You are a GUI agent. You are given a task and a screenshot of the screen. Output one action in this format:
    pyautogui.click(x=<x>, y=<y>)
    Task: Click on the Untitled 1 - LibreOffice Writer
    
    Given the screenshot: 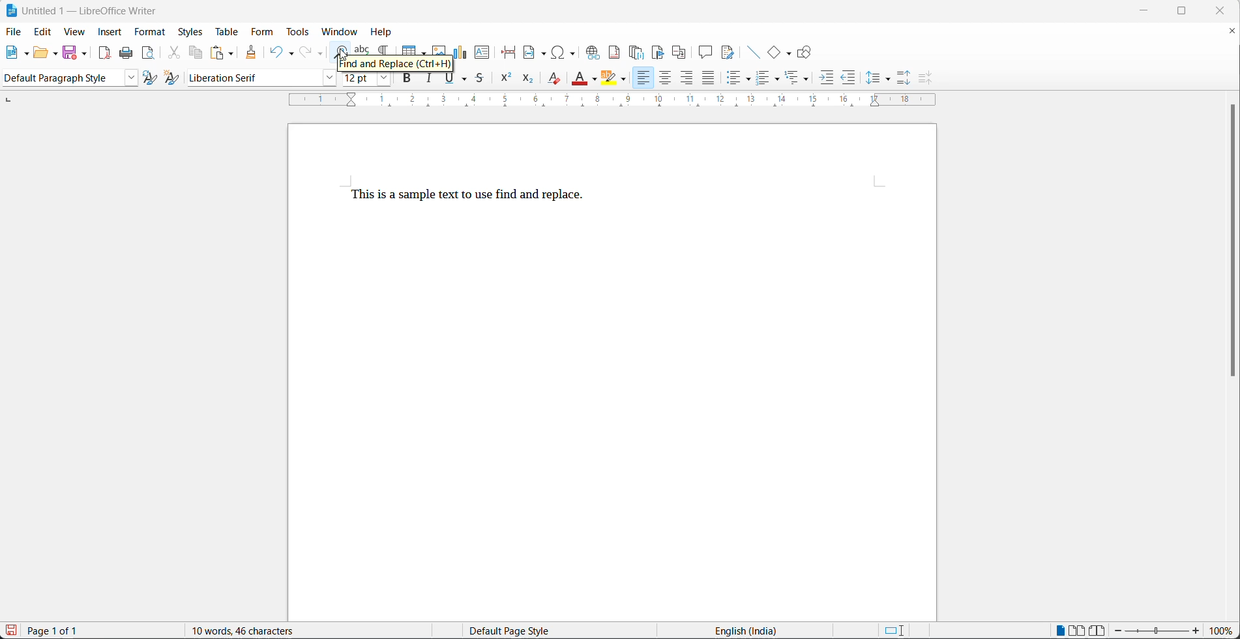 What is the action you would take?
    pyautogui.click(x=82, y=9)
    